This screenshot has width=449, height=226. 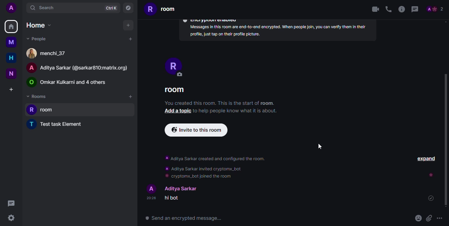 What do you see at coordinates (201, 188) in the screenshot?
I see `Aditya Sarkar` at bounding box center [201, 188].